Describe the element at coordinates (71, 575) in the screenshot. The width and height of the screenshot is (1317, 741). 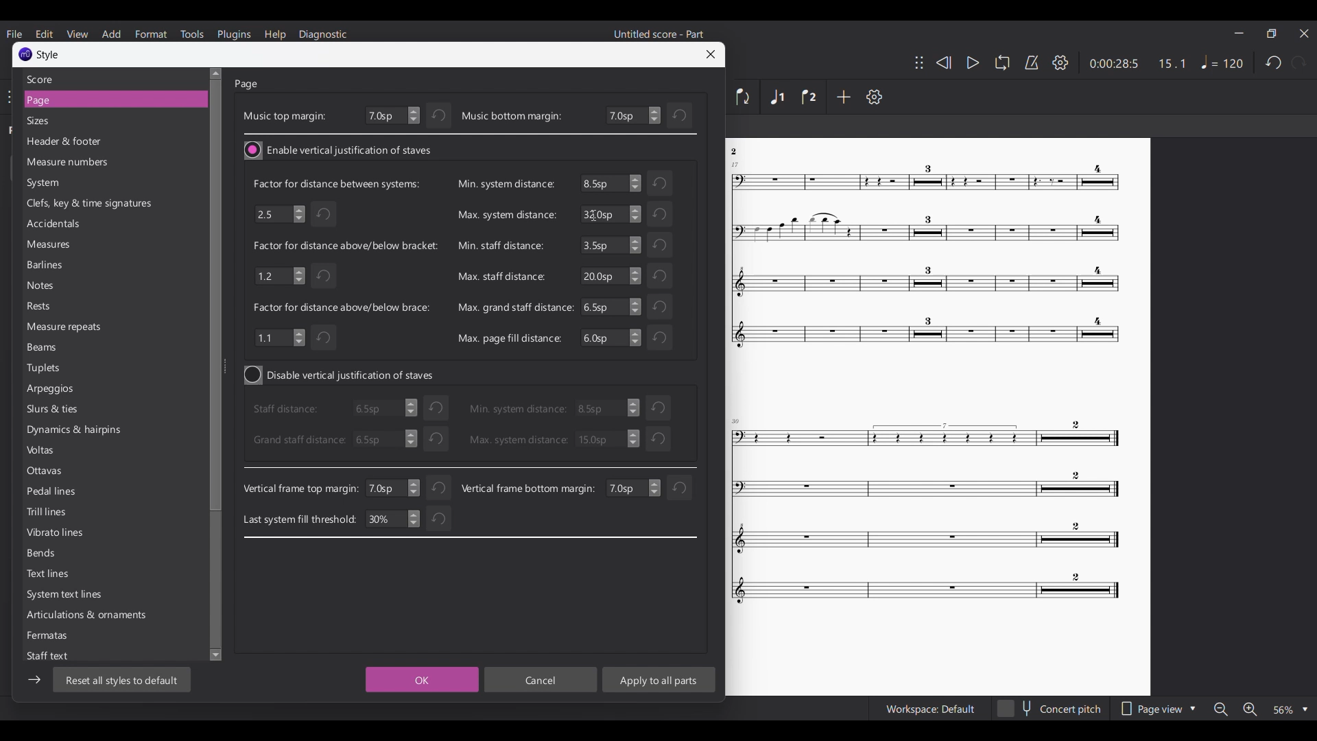
I see `Text lines` at that location.